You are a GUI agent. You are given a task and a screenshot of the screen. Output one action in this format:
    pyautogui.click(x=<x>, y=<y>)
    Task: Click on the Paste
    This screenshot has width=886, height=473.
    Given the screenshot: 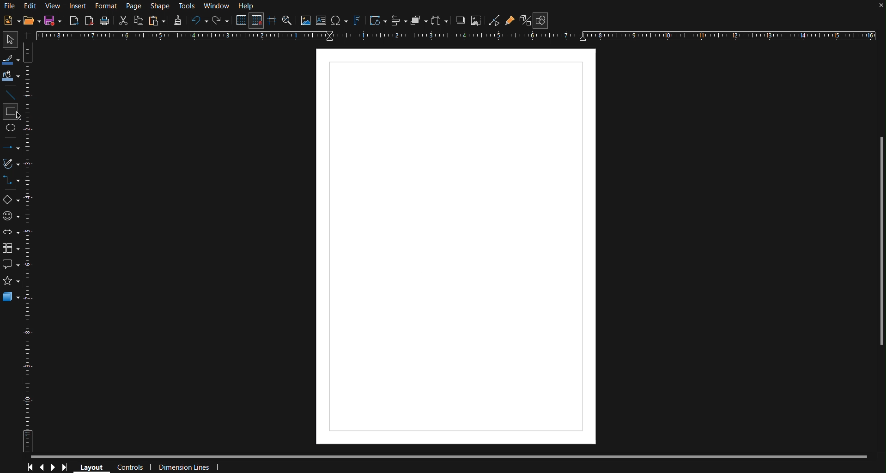 What is the action you would take?
    pyautogui.click(x=157, y=20)
    